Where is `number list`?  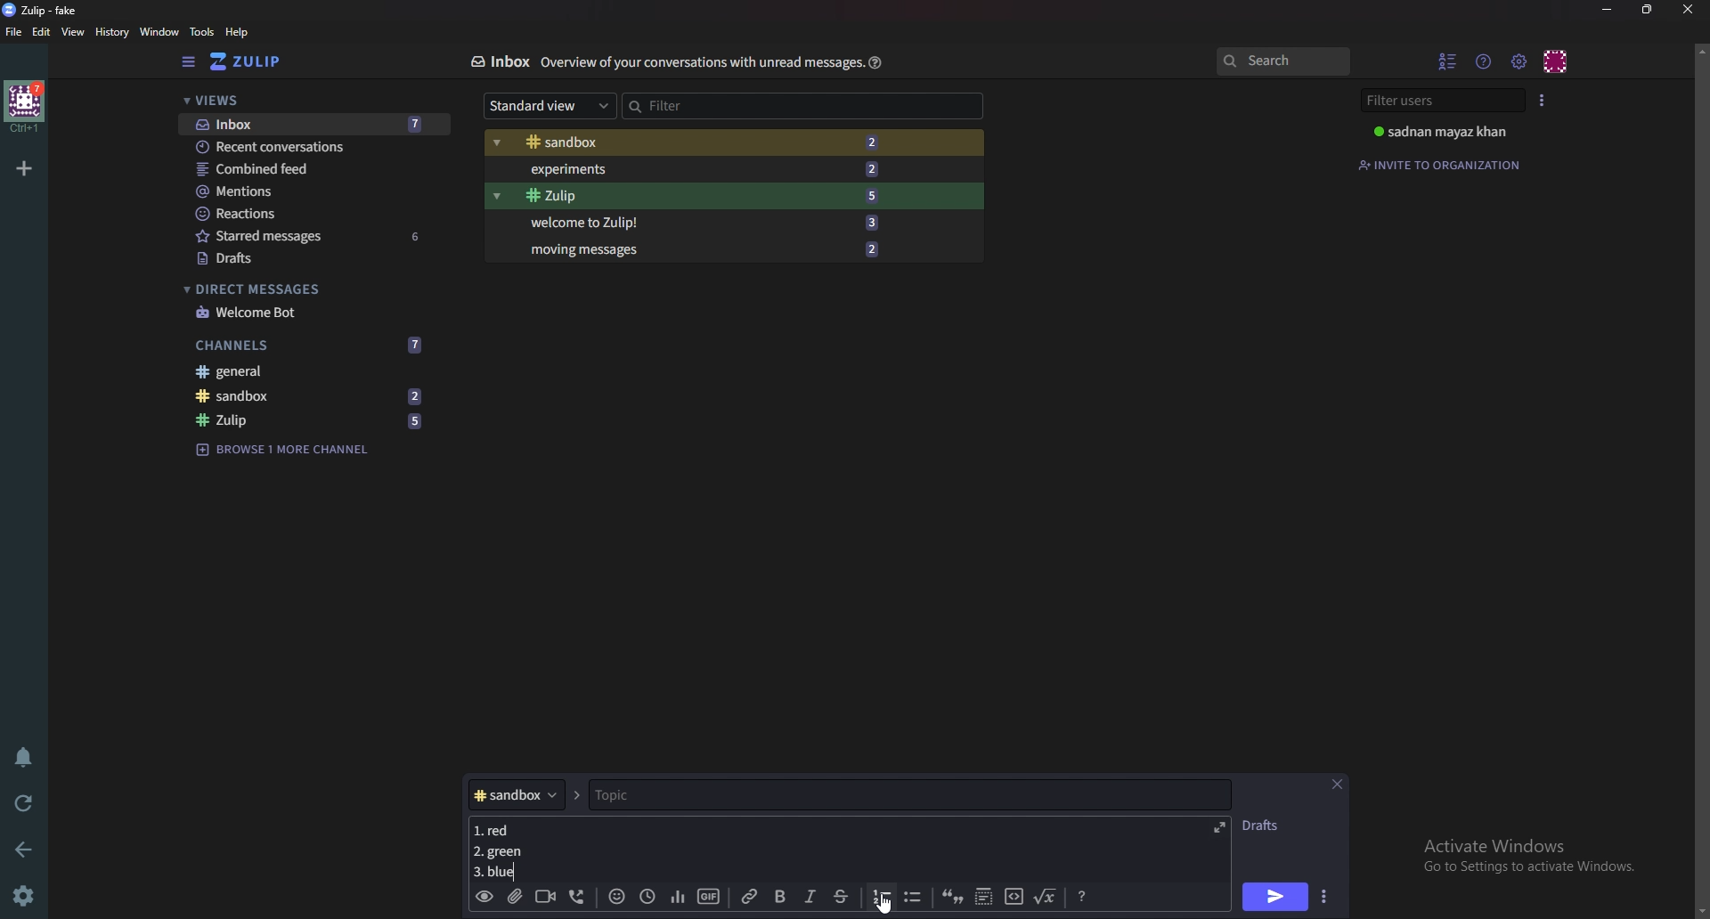
number list is located at coordinates (882, 896).